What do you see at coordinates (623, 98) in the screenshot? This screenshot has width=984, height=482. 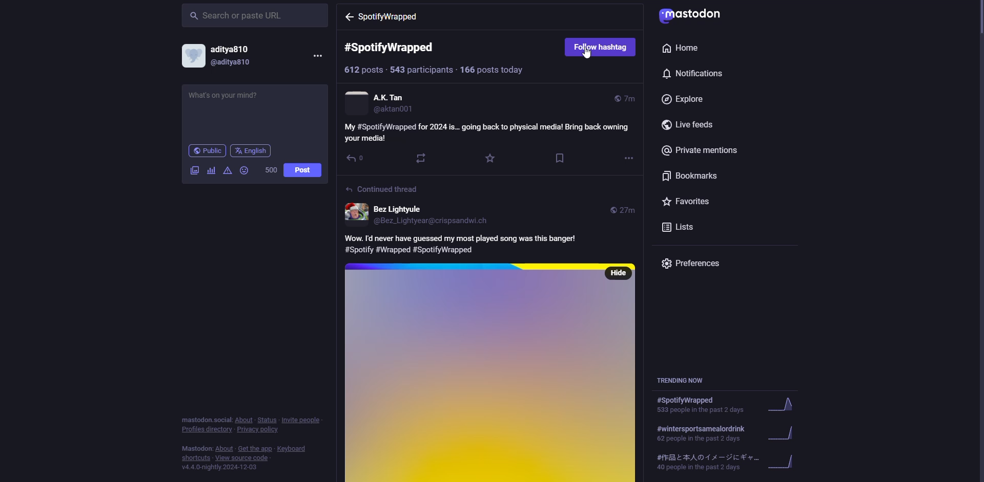 I see `time` at bounding box center [623, 98].